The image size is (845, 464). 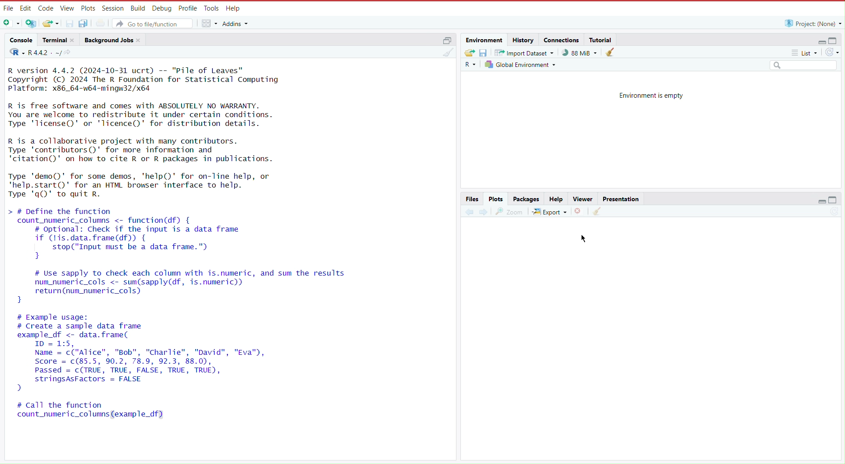 What do you see at coordinates (818, 42) in the screenshot?
I see `Minimize` at bounding box center [818, 42].